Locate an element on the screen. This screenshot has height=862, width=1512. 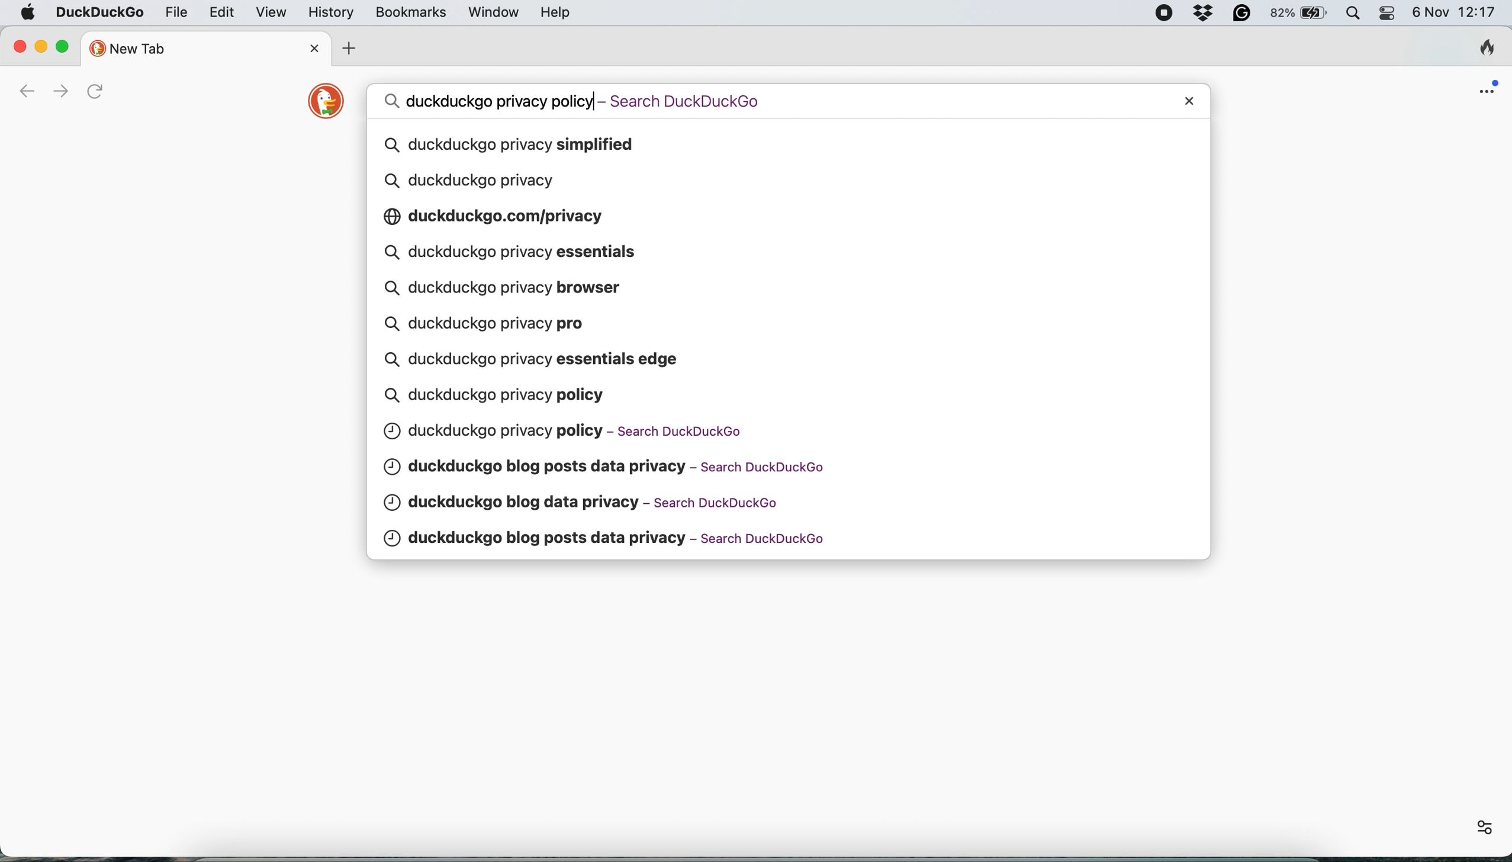
system logo is located at coordinates (28, 14).